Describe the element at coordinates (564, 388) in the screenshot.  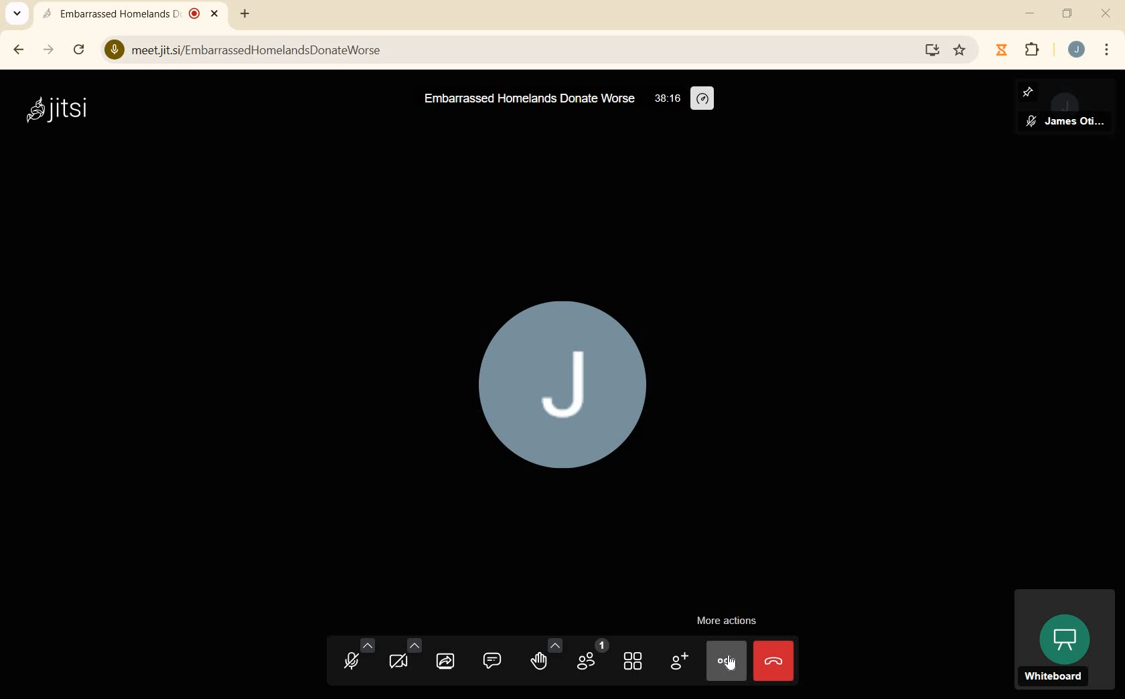
I see `participant initial` at that location.